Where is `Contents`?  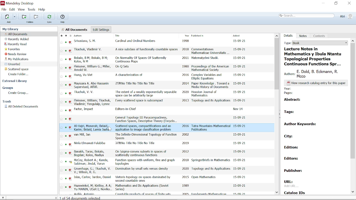
Contents is located at coordinates (320, 36).